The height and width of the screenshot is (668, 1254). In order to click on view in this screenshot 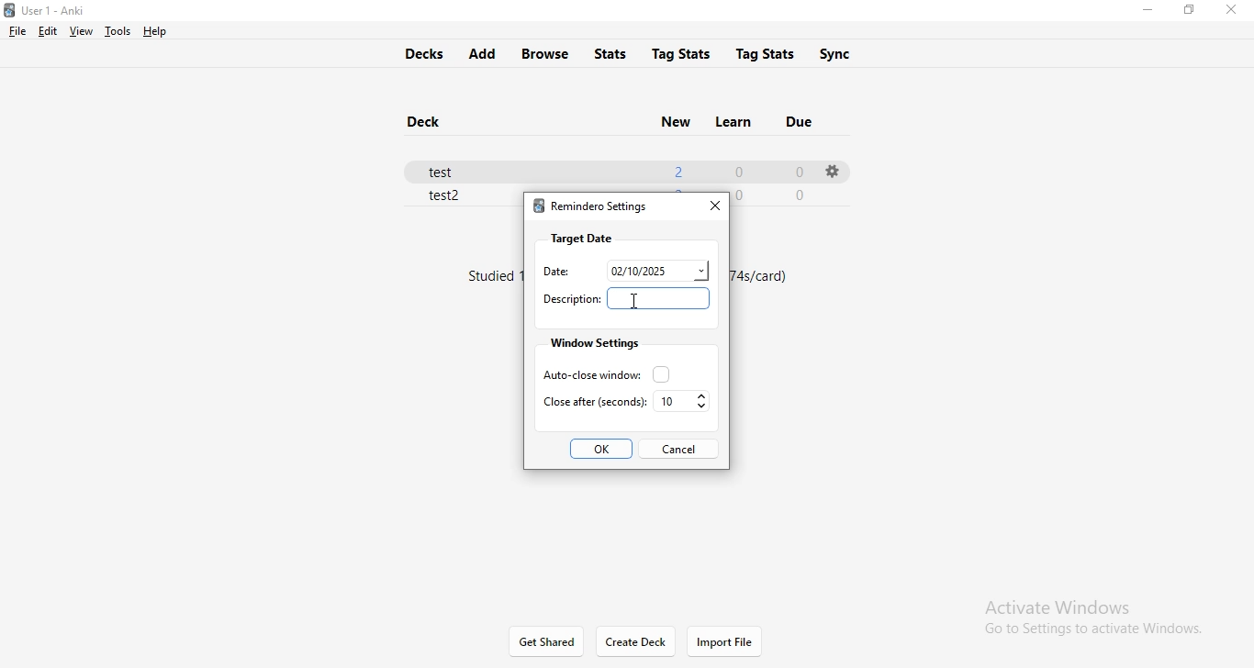, I will do `click(79, 31)`.